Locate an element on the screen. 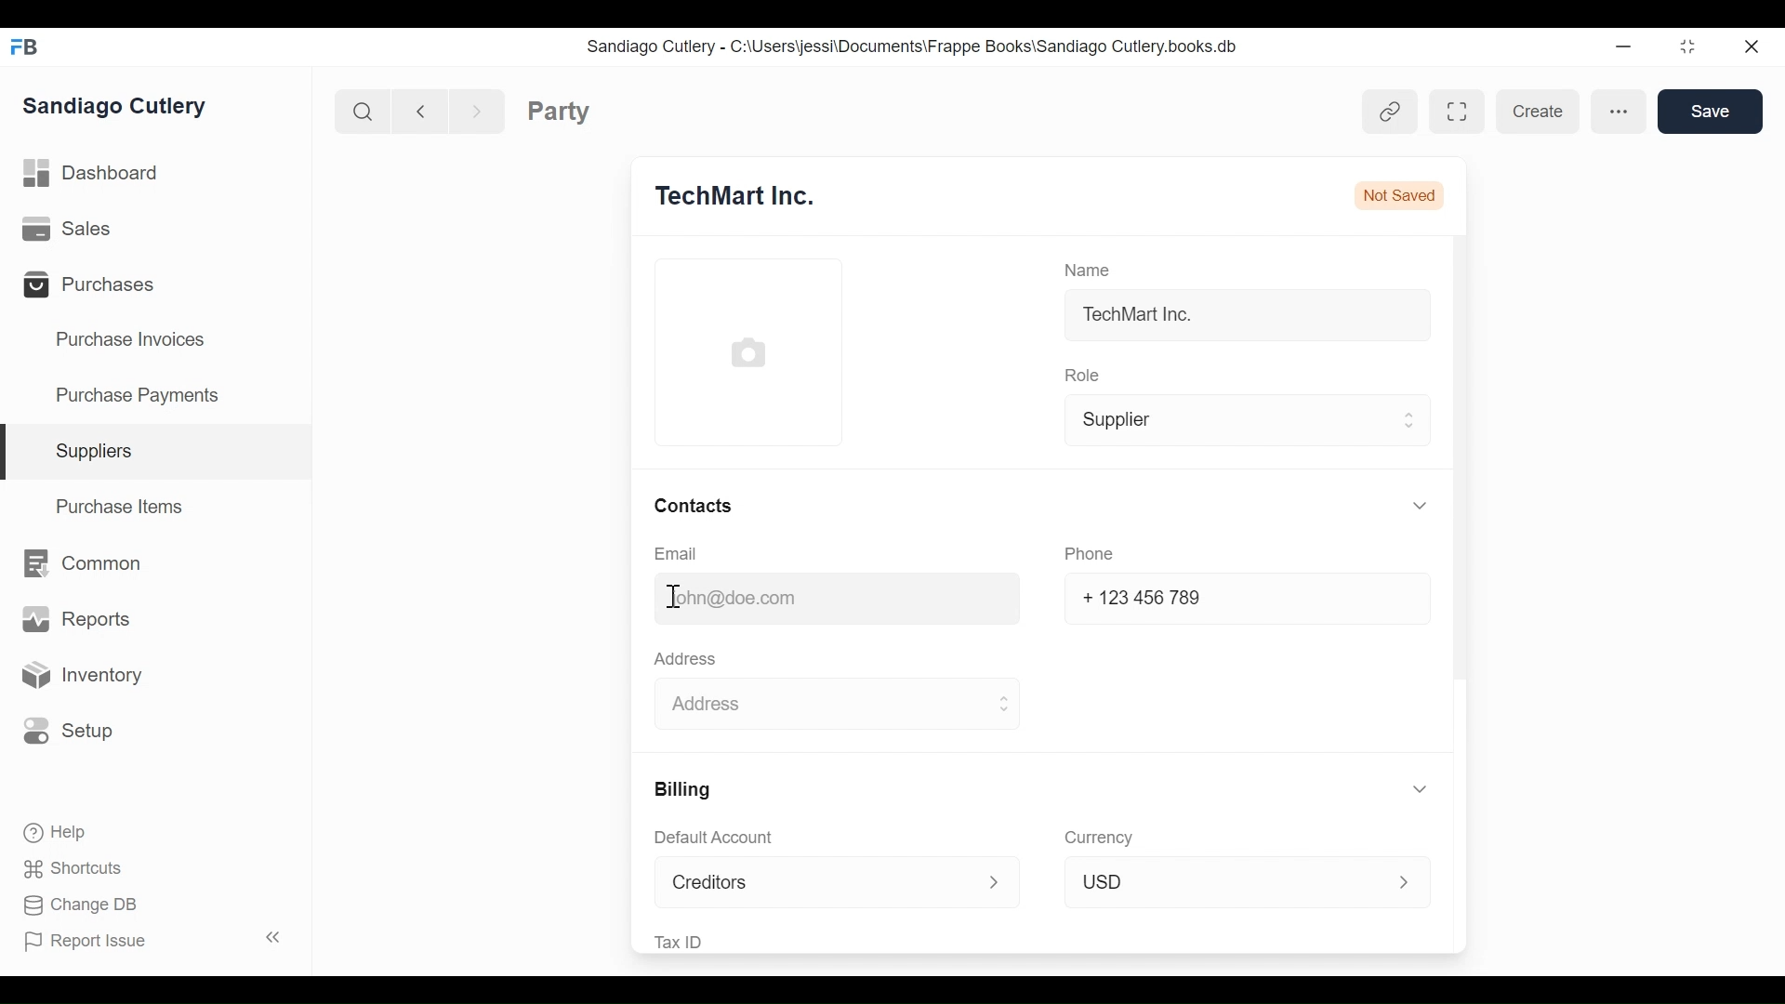 This screenshot has height=1004, width=1785. Purchases is located at coordinates (100, 287).